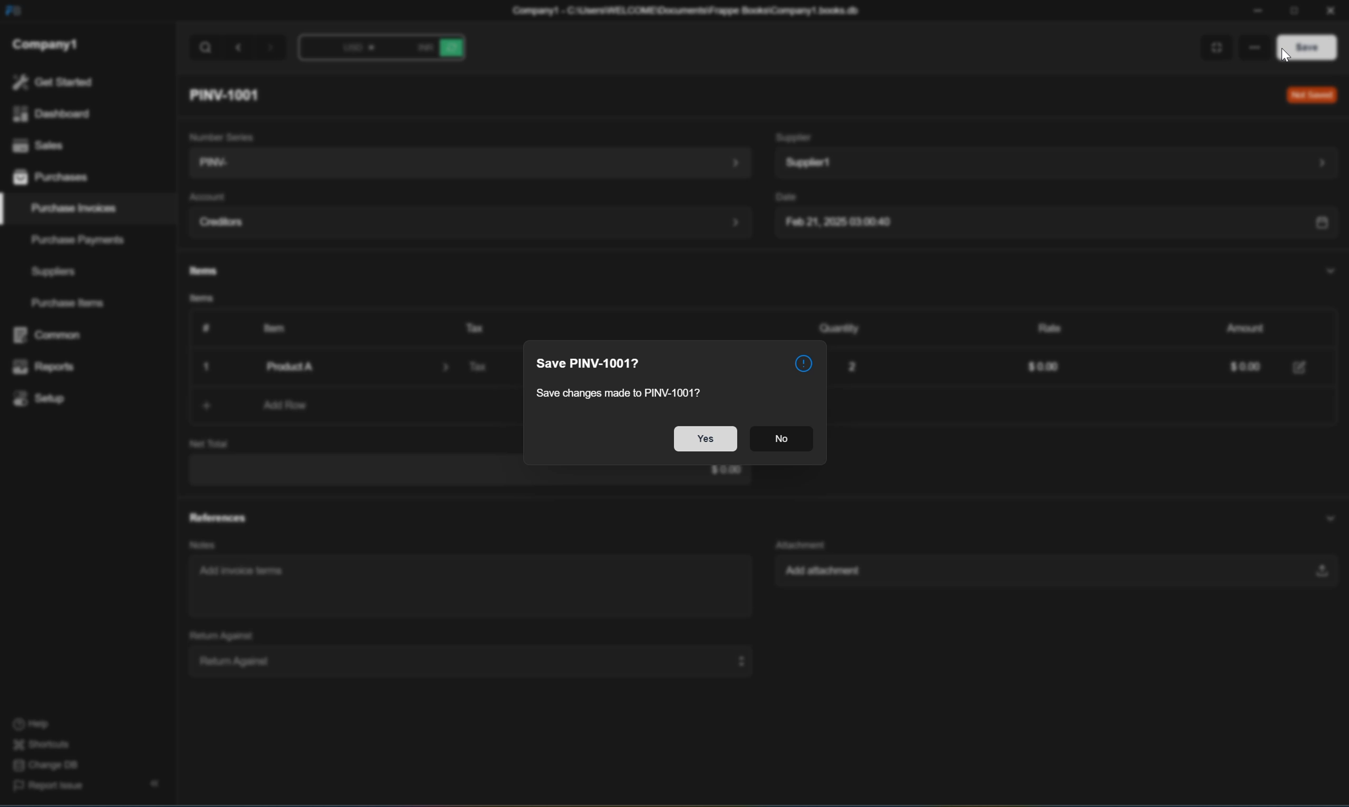 This screenshot has height=807, width=1349. I want to click on Save changes made to PINV-1001?, so click(626, 391).